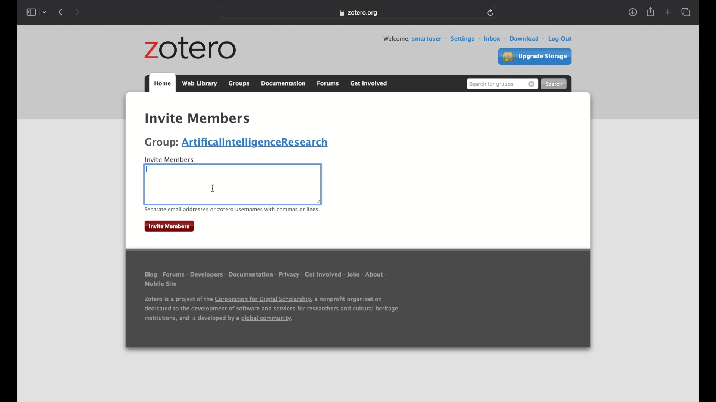  Describe the element at coordinates (236, 165) in the screenshot. I see `highlighted text boundary` at that location.